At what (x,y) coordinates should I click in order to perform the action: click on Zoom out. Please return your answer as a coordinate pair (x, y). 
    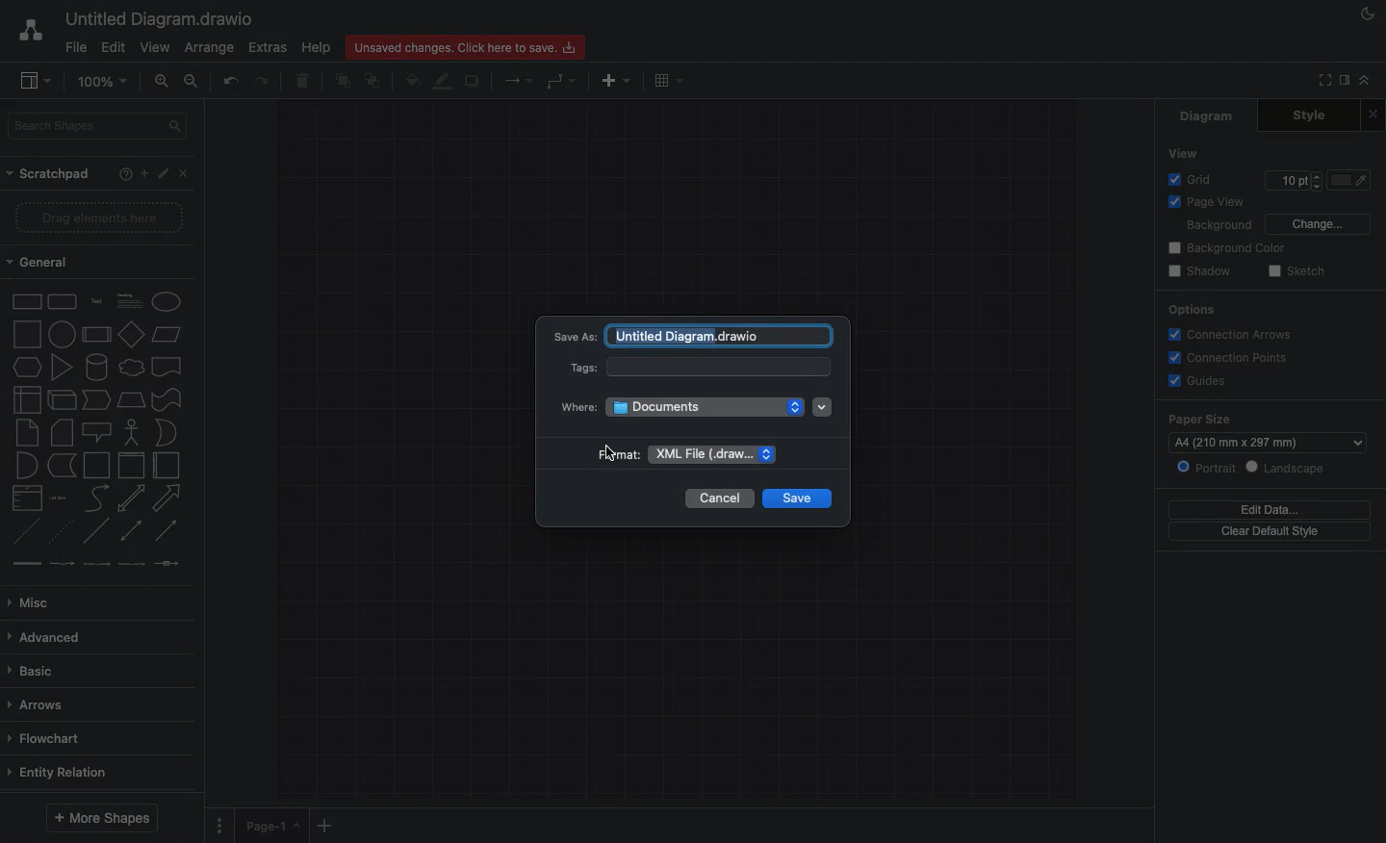
    Looking at the image, I should click on (192, 81).